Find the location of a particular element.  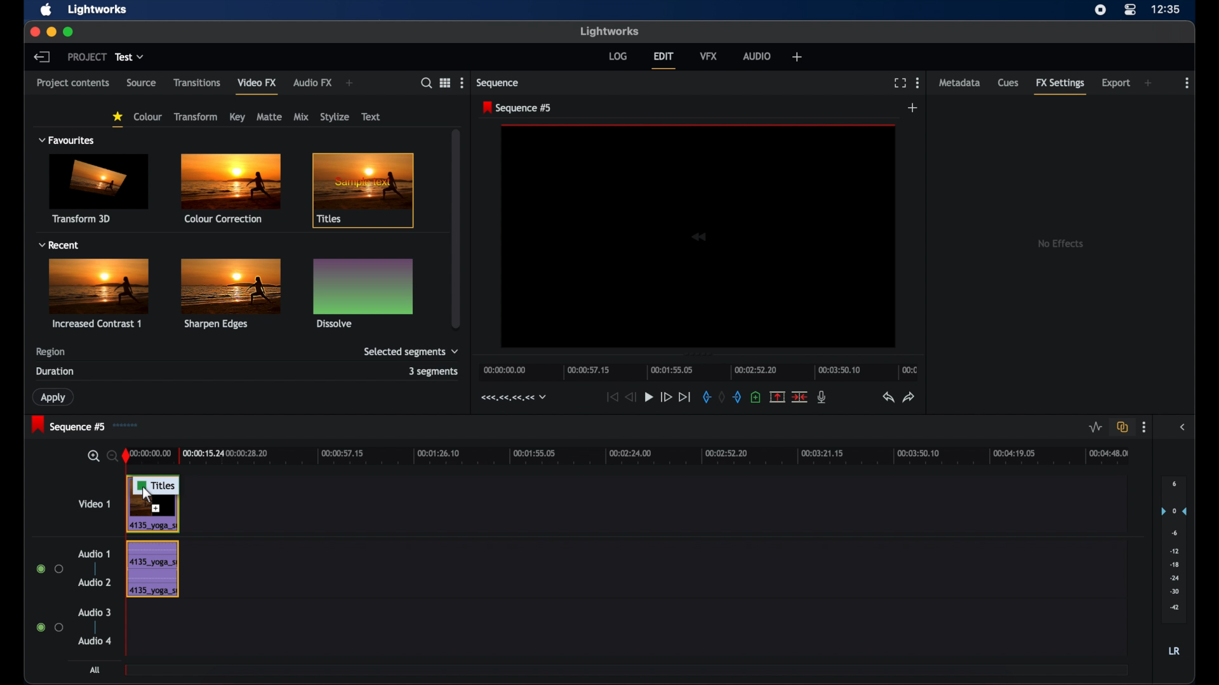

increased contrast1 is located at coordinates (102, 293).